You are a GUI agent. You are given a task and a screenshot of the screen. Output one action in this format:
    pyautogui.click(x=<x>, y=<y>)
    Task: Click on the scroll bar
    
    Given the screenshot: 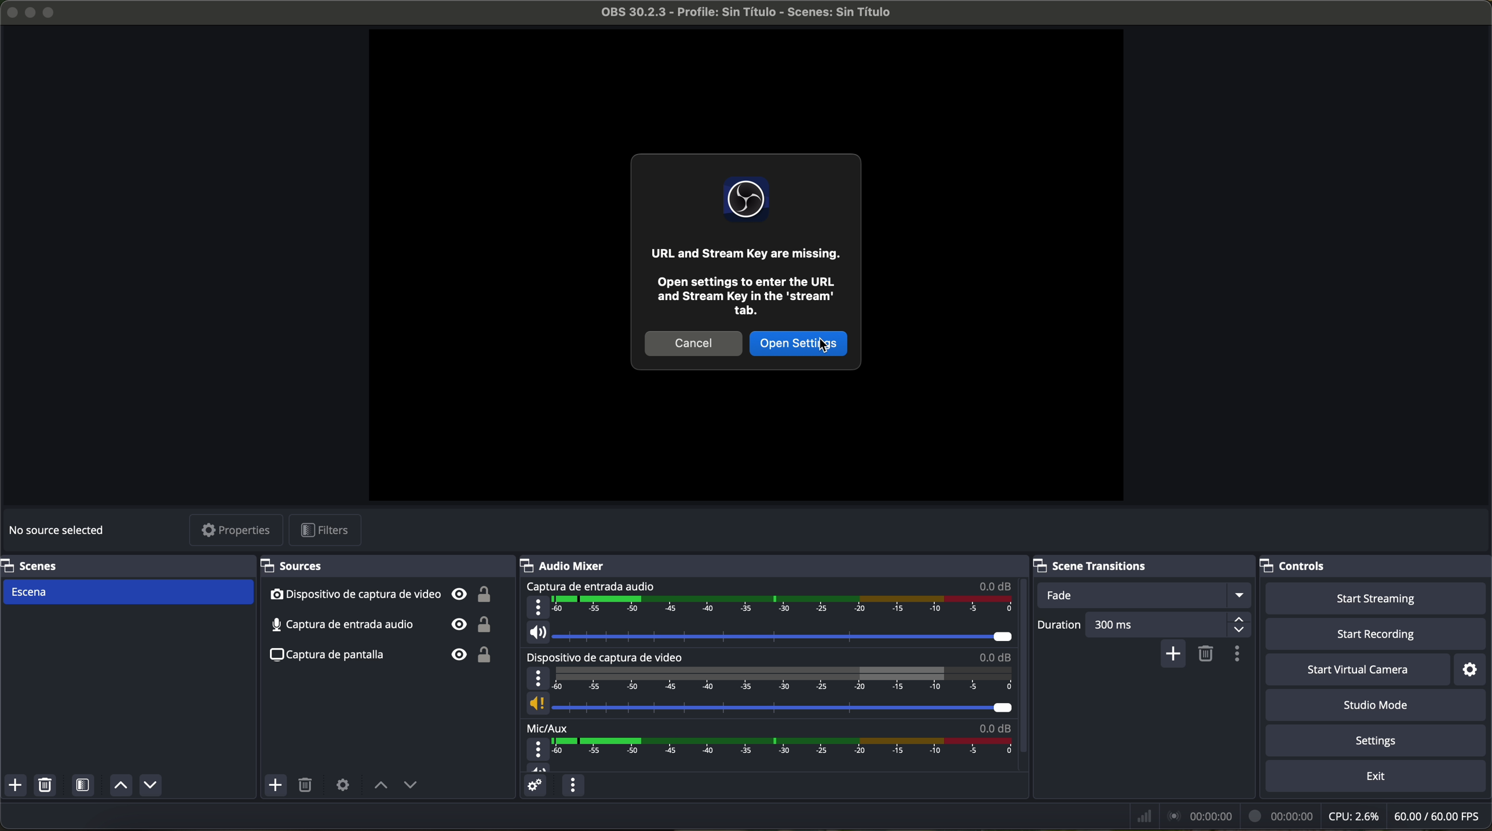 What is the action you would take?
    pyautogui.click(x=1021, y=666)
    